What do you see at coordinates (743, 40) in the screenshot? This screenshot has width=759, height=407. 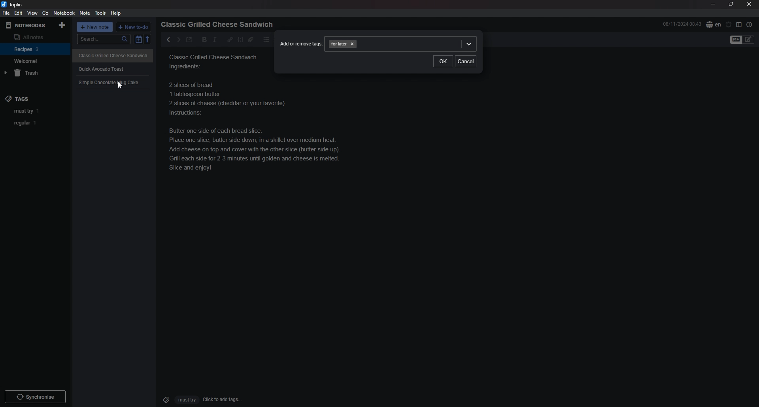 I see `toggle editor` at bounding box center [743, 40].